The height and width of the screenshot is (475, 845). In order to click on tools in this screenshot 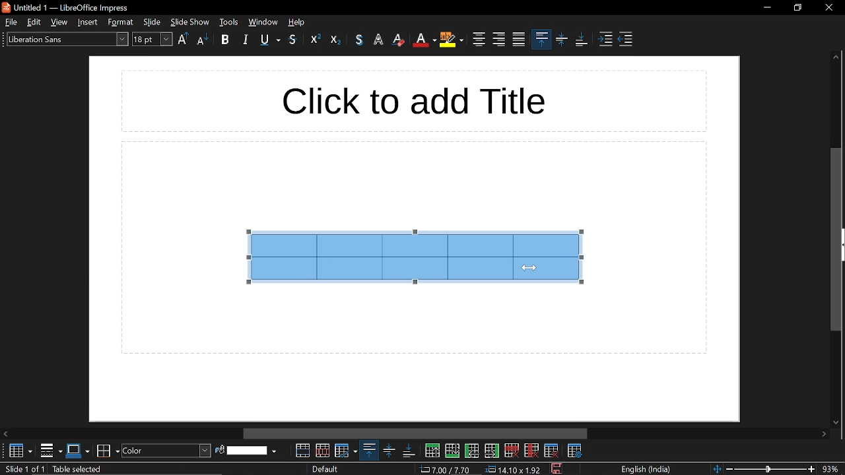, I will do `click(230, 22)`.